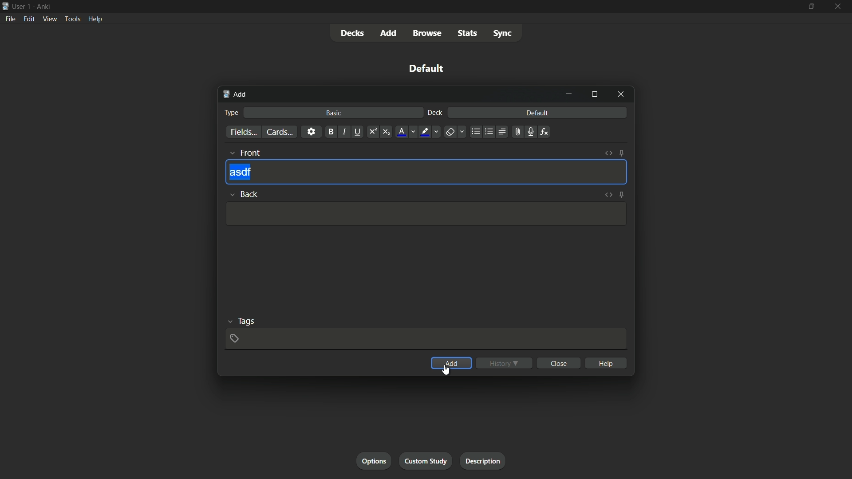 This screenshot has width=852, height=479. I want to click on user-1, so click(22, 5).